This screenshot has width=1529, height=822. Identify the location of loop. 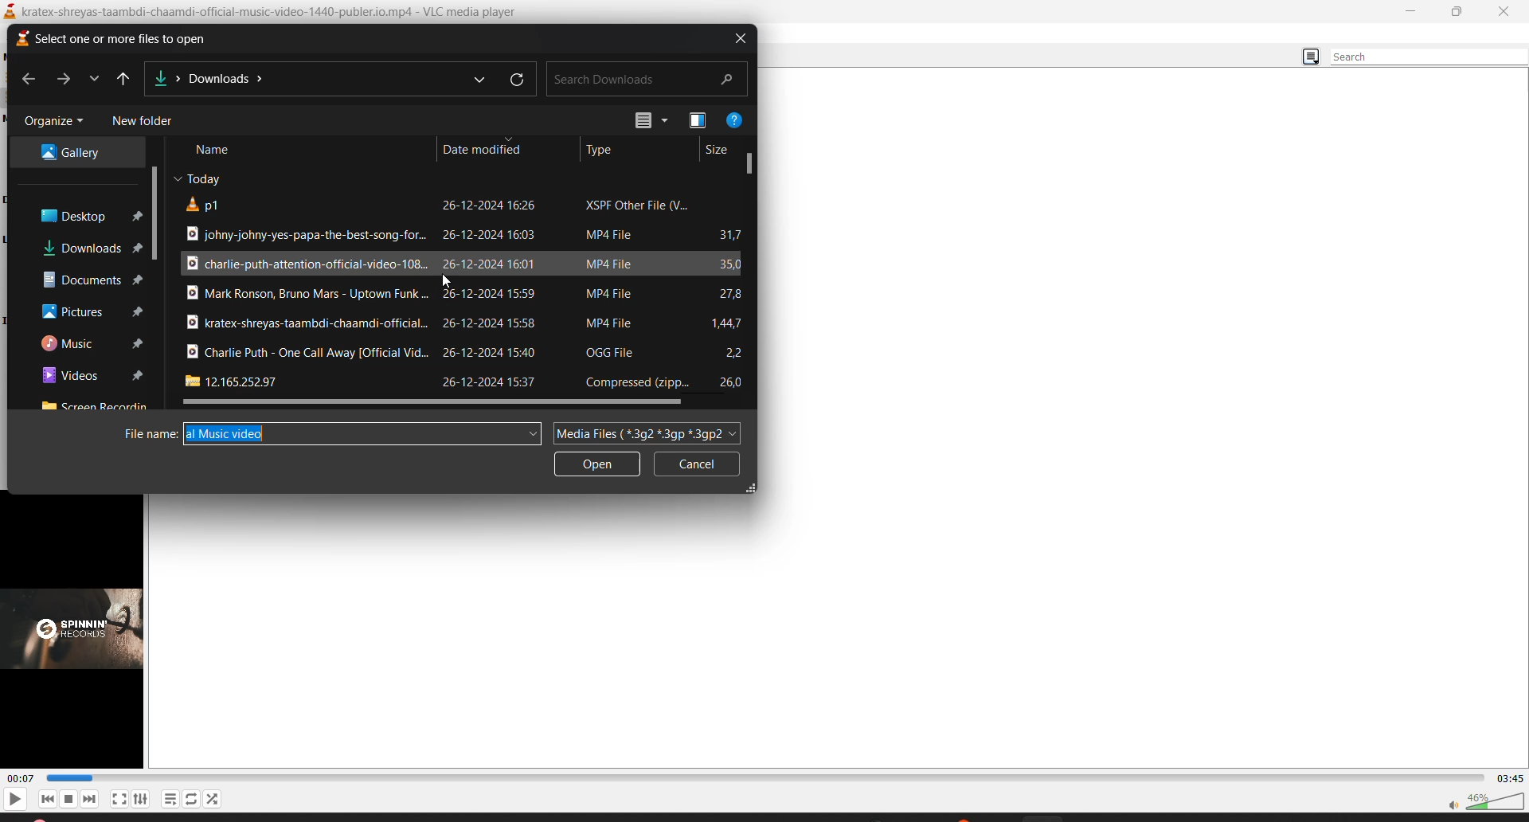
(187, 799).